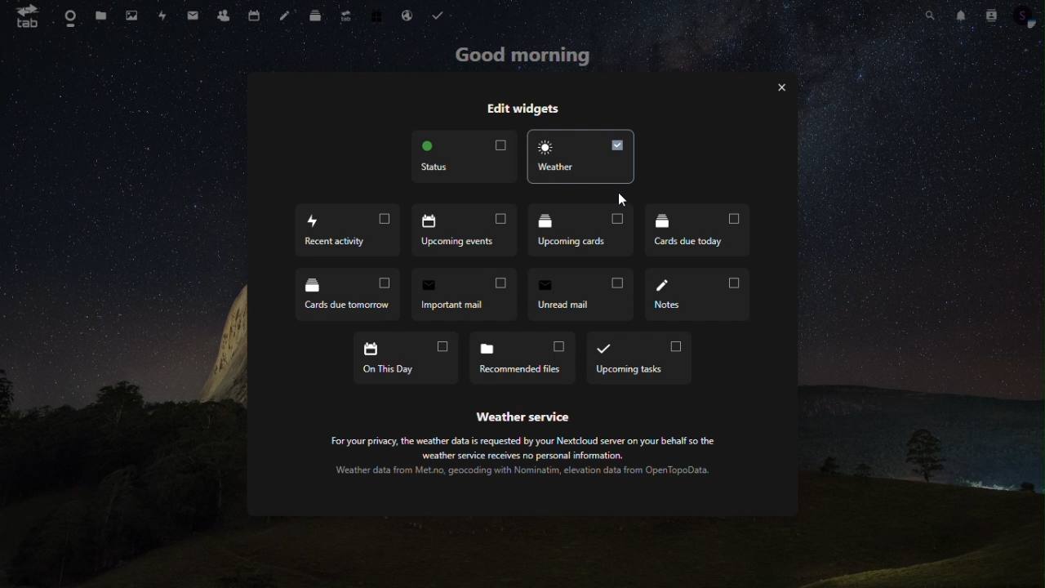 The height and width of the screenshot is (588, 1045). Describe the element at coordinates (437, 16) in the screenshot. I see `tasks` at that location.